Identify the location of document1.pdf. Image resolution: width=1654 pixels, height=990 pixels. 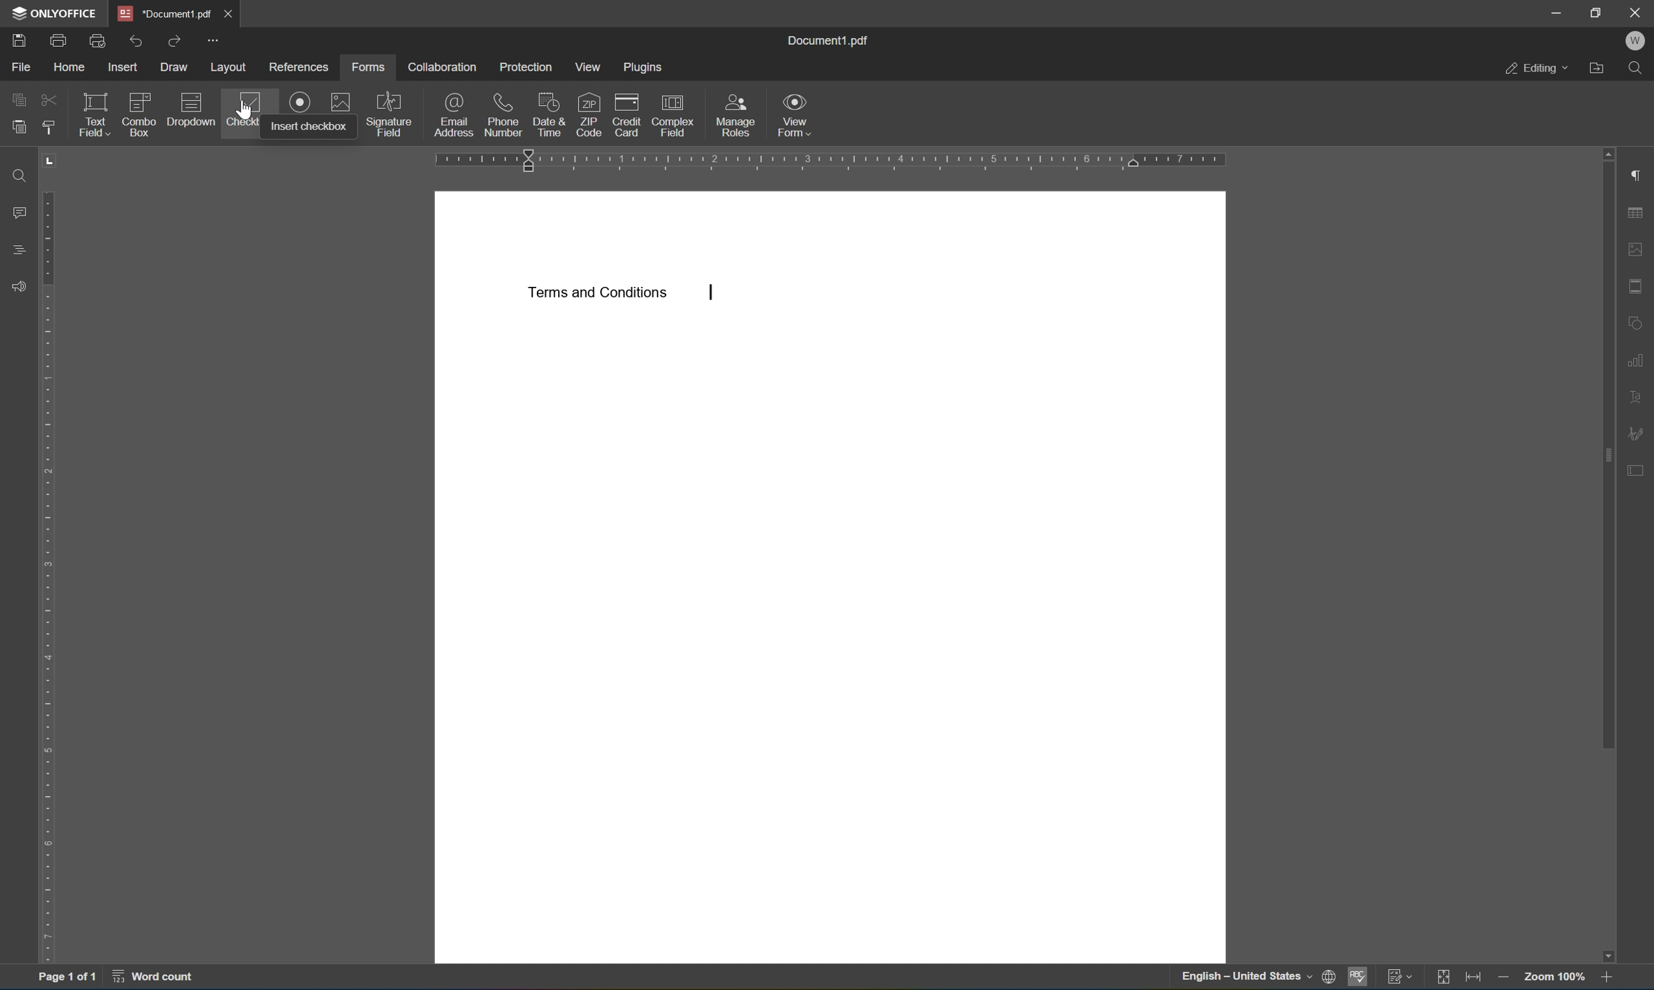
(832, 42).